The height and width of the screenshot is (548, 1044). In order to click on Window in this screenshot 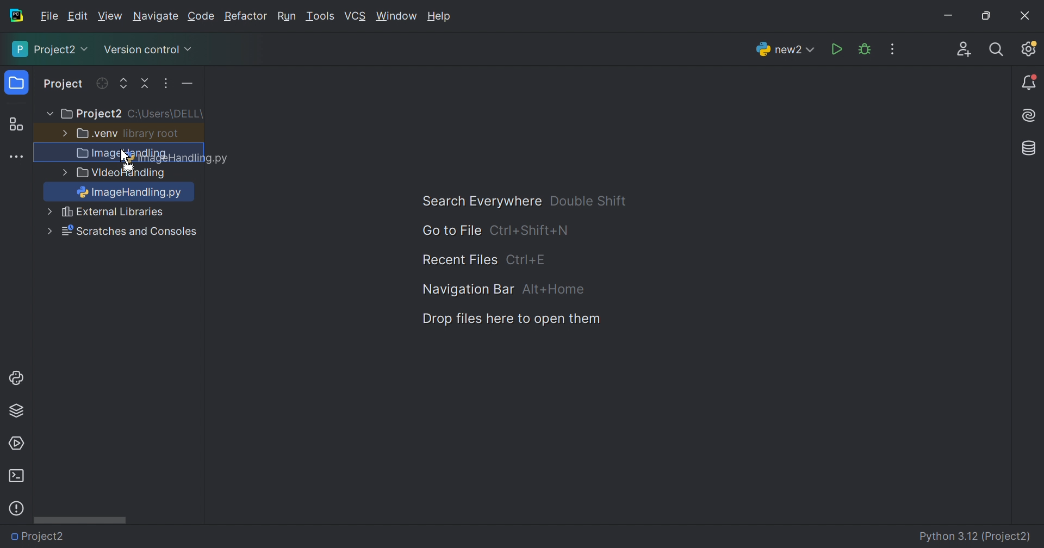, I will do `click(397, 17)`.